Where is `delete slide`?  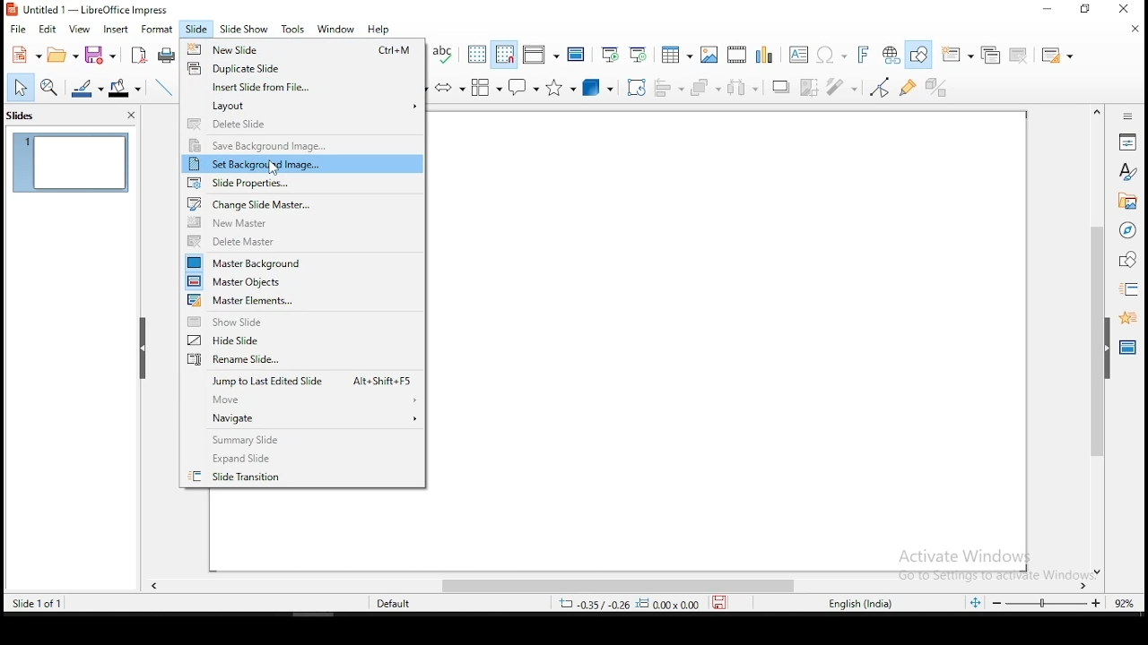 delete slide is located at coordinates (300, 124).